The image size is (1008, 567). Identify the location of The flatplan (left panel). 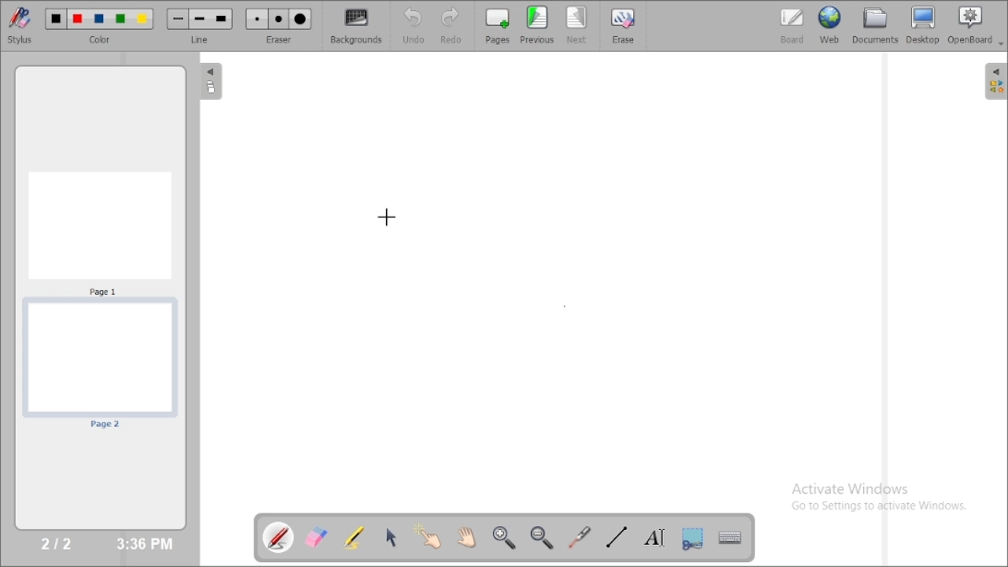
(209, 83).